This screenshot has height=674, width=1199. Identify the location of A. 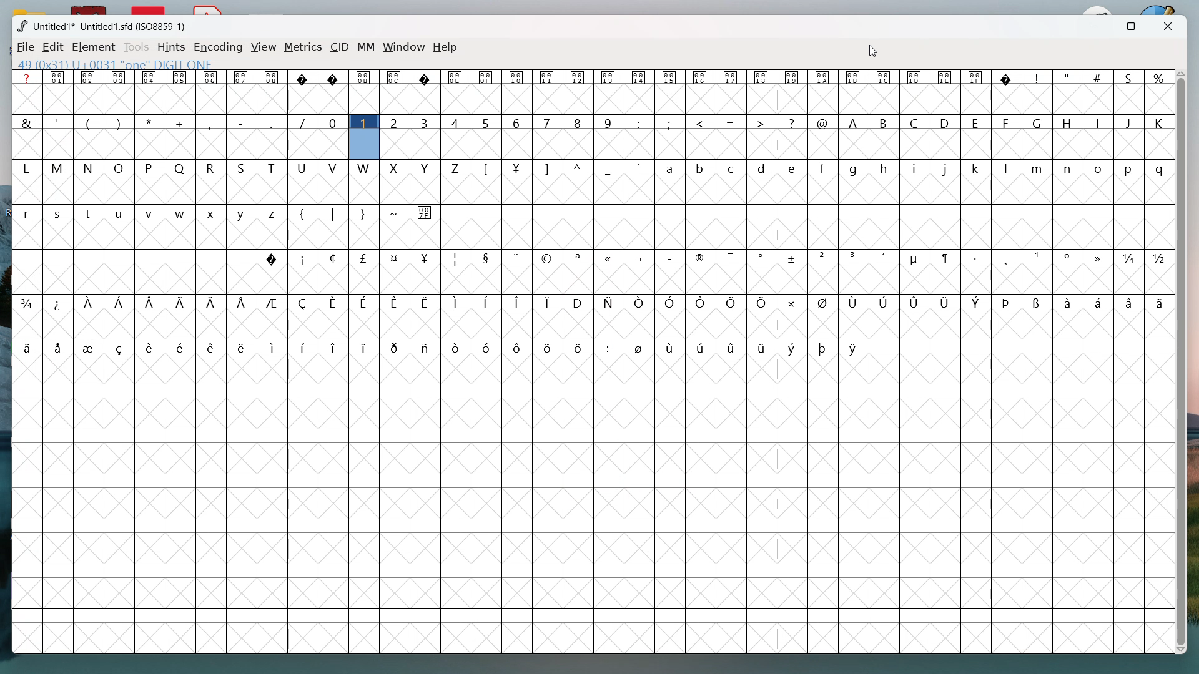
(853, 122).